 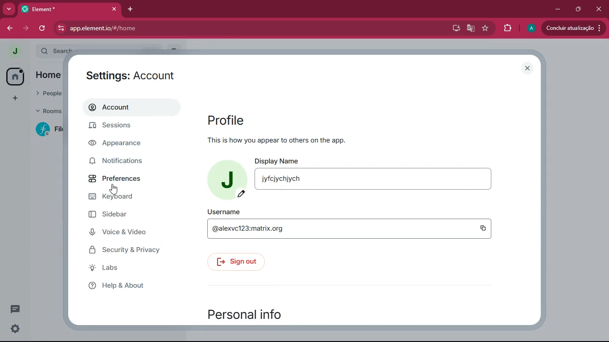 What do you see at coordinates (125, 178) in the screenshot?
I see `preferences` at bounding box center [125, 178].